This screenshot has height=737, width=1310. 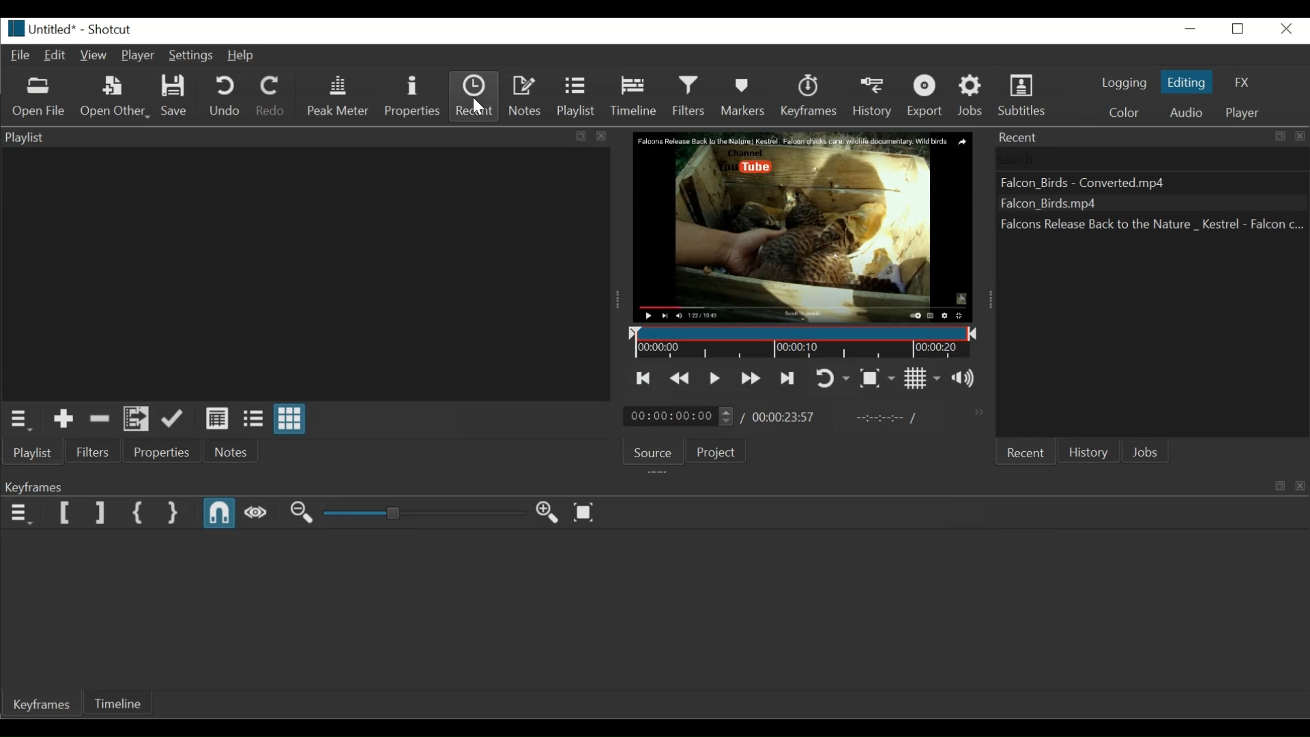 I want to click on Source, so click(x=652, y=452).